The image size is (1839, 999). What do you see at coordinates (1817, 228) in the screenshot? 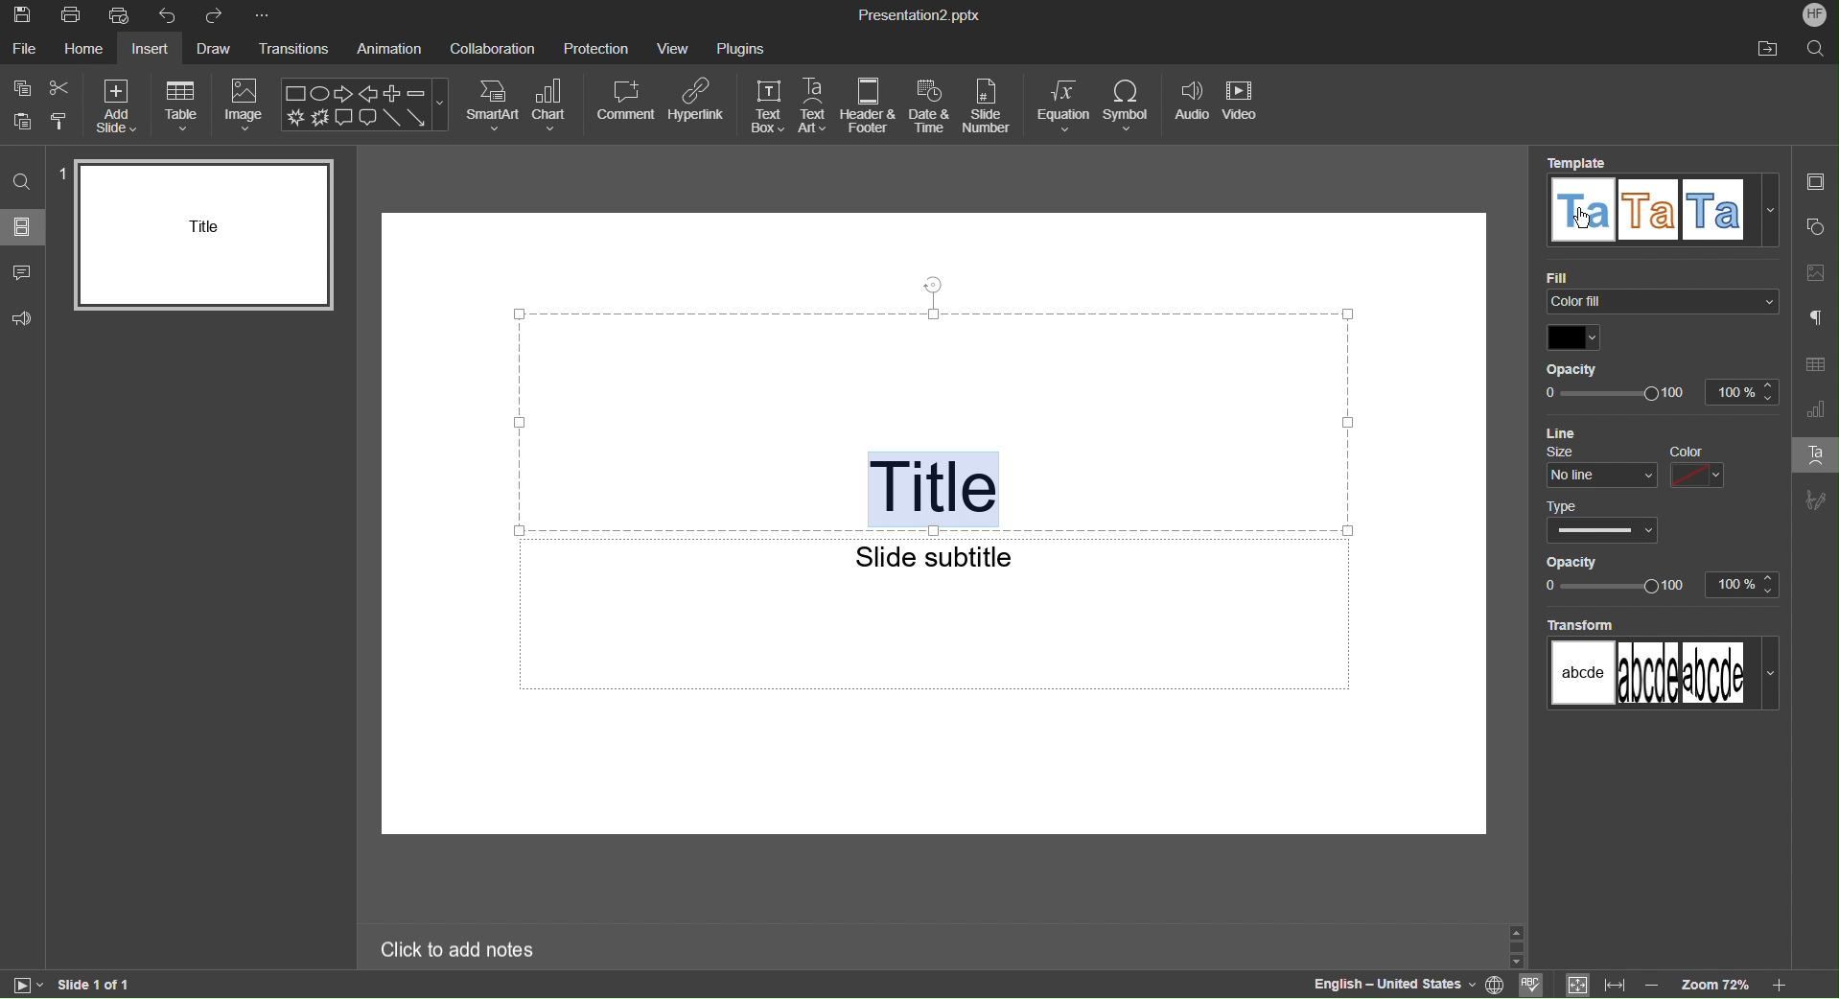
I see `Shape Settings` at bounding box center [1817, 228].